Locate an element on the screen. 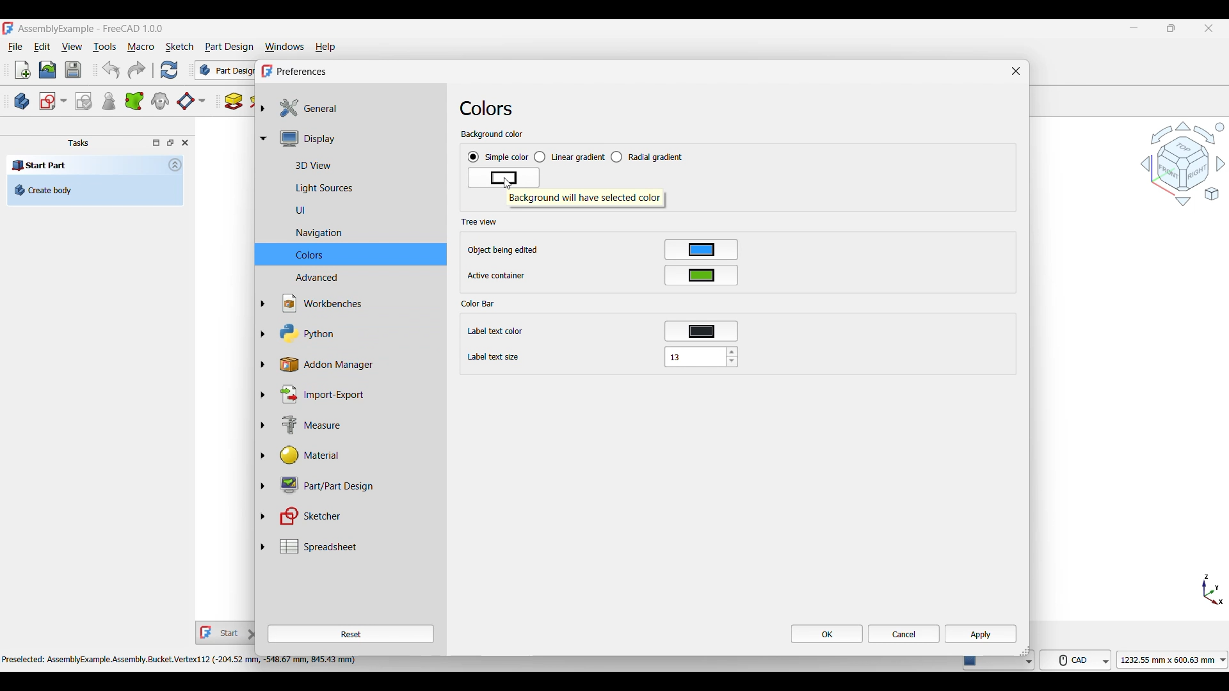 The image size is (1229, 691). Part design is located at coordinates (229, 47).